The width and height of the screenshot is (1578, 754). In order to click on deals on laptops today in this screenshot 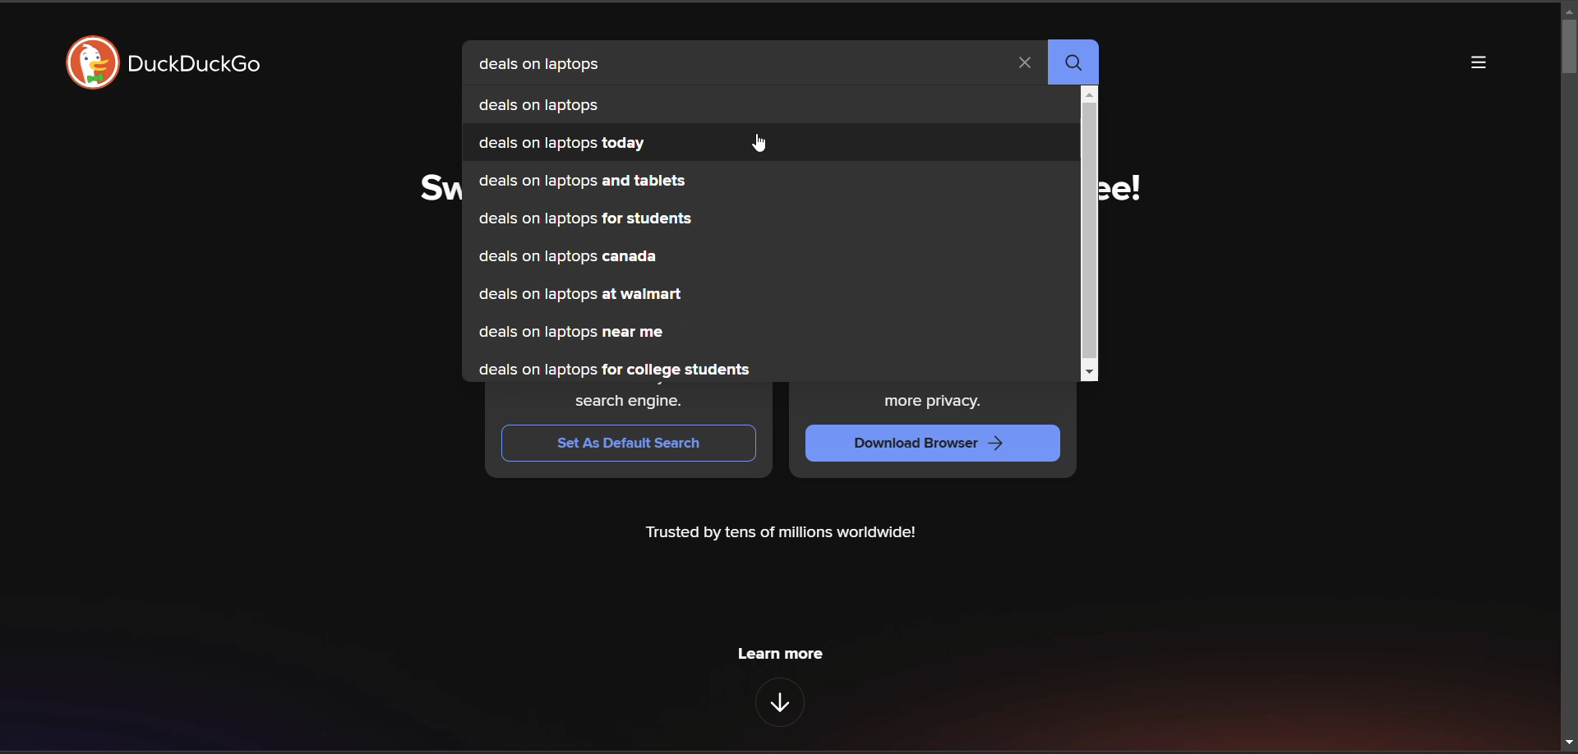, I will do `click(565, 145)`.